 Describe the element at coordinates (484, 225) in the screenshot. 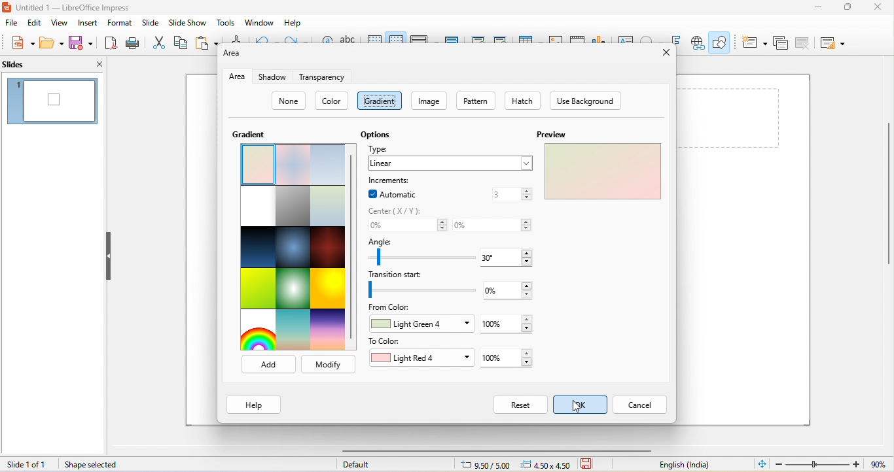

I see `0%` at that location.